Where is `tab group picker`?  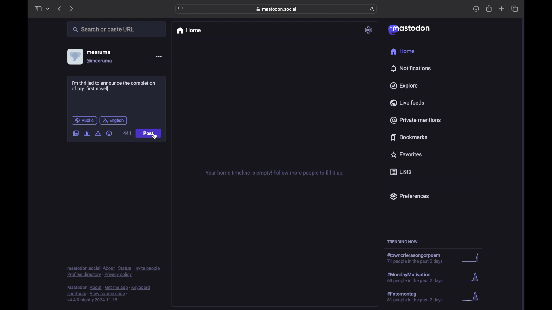
tab group picker is located at coordinates (48, 9).